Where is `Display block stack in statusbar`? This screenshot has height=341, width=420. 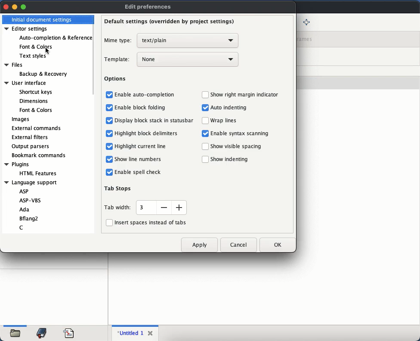
Display block stack in statusbar is located at coordinates (154, 120).